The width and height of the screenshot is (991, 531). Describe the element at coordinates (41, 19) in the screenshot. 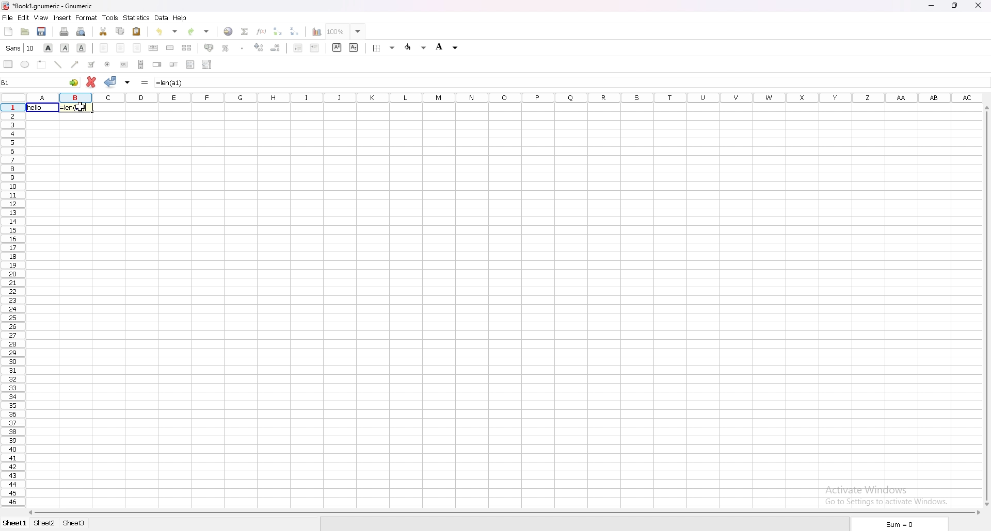

I see `view` at that location.